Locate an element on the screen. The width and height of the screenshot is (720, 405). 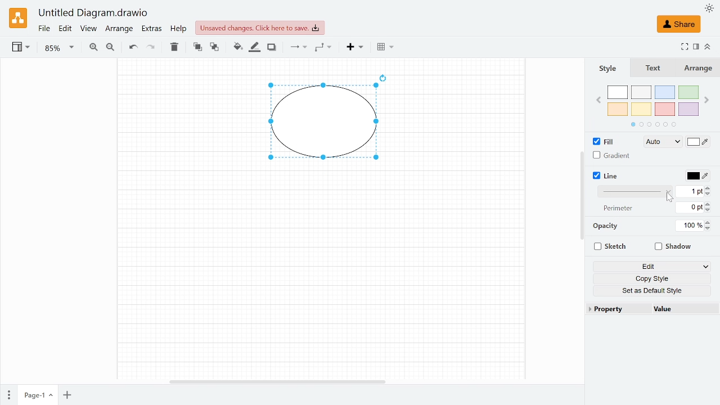
Add page is located at coordinates (69, 395).